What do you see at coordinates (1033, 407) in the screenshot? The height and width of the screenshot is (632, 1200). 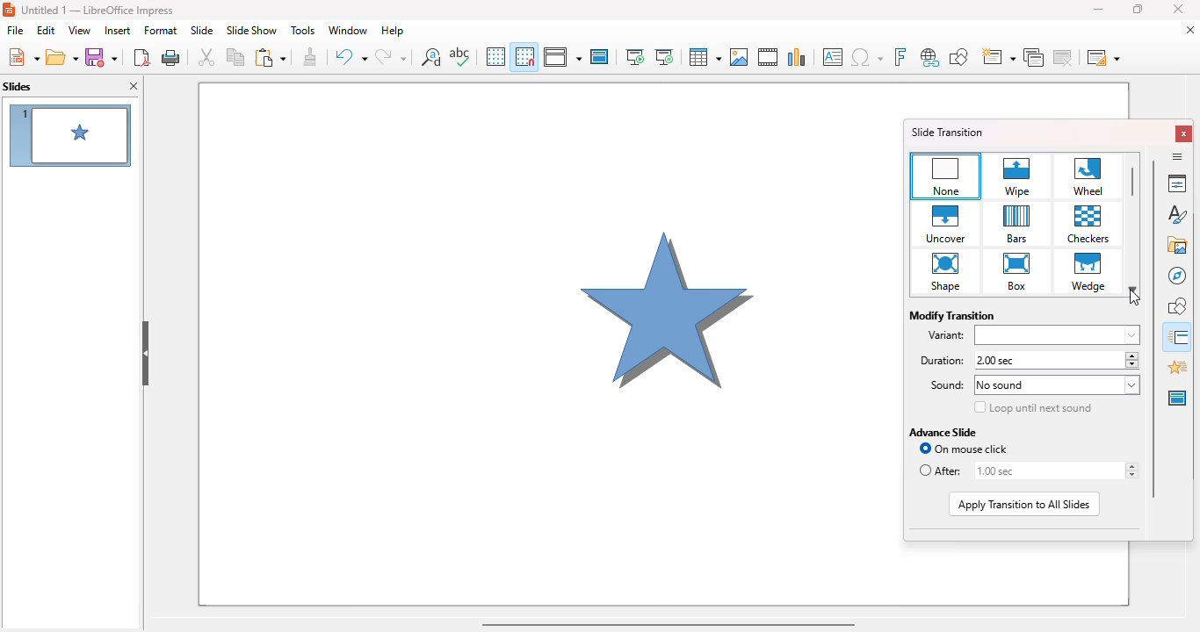 I see `loop until next sound` at bounding box center [1033, 407].